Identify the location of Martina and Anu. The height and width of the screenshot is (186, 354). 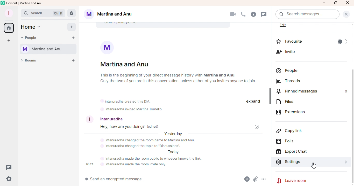
(48, 49).